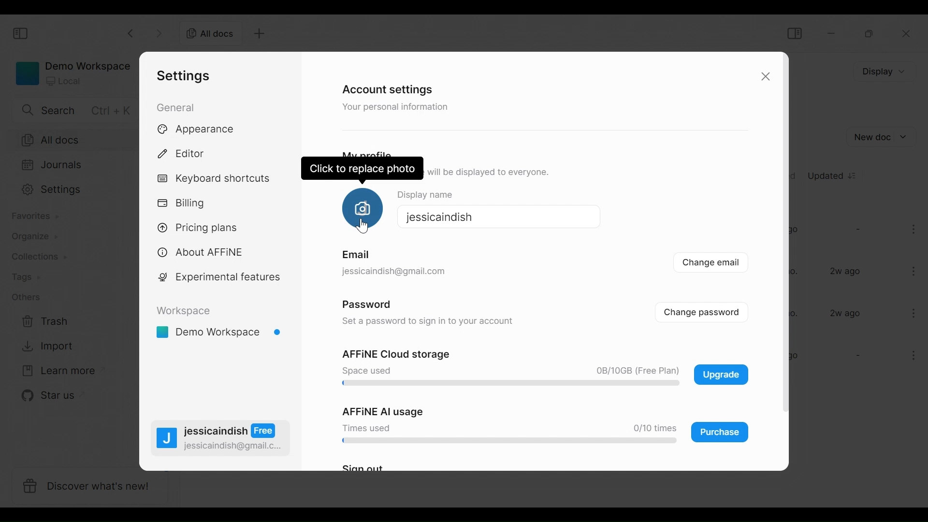 This screenshot has width=928, height=522. Describe the element at coordinates (27, 298) in the screenshot. I see `Others` at that location.